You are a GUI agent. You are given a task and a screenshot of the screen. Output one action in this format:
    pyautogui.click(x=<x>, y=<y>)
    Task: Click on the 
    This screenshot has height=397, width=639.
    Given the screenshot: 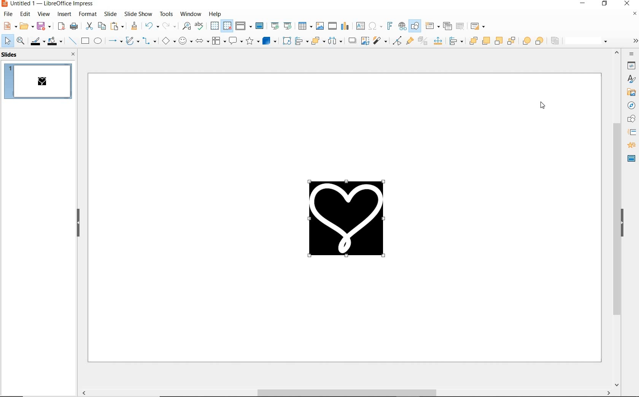 What is the action you would take?
    pyautogui.click(x=438, y=41)
    